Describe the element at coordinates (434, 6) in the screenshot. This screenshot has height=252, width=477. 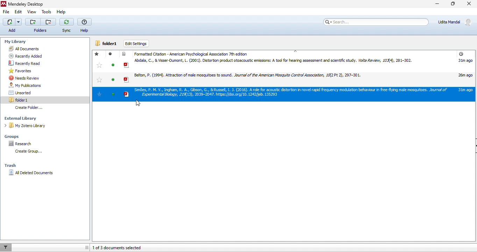
I see `minimize` at that location.